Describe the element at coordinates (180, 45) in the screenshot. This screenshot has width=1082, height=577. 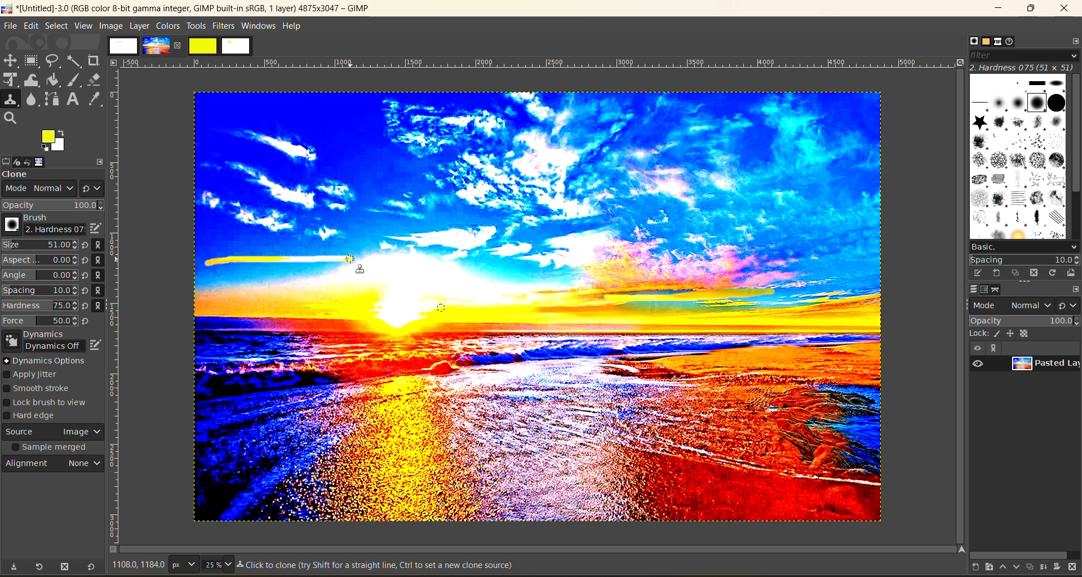
I see `close` at that location.